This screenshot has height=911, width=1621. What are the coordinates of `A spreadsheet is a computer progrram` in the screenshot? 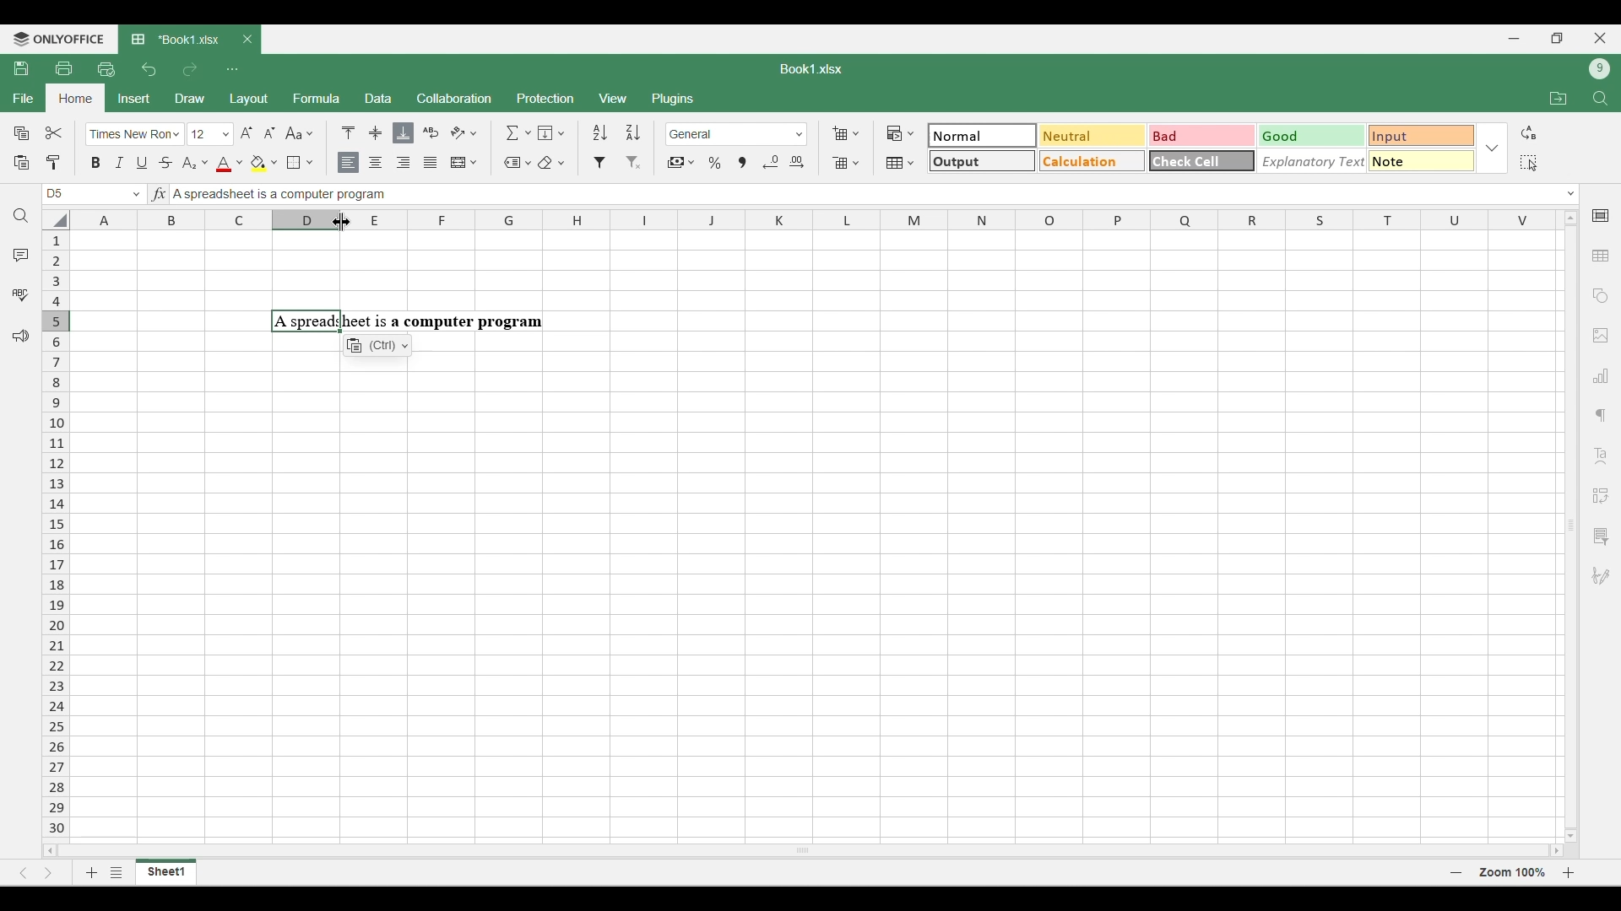 It's located at (407, 321).